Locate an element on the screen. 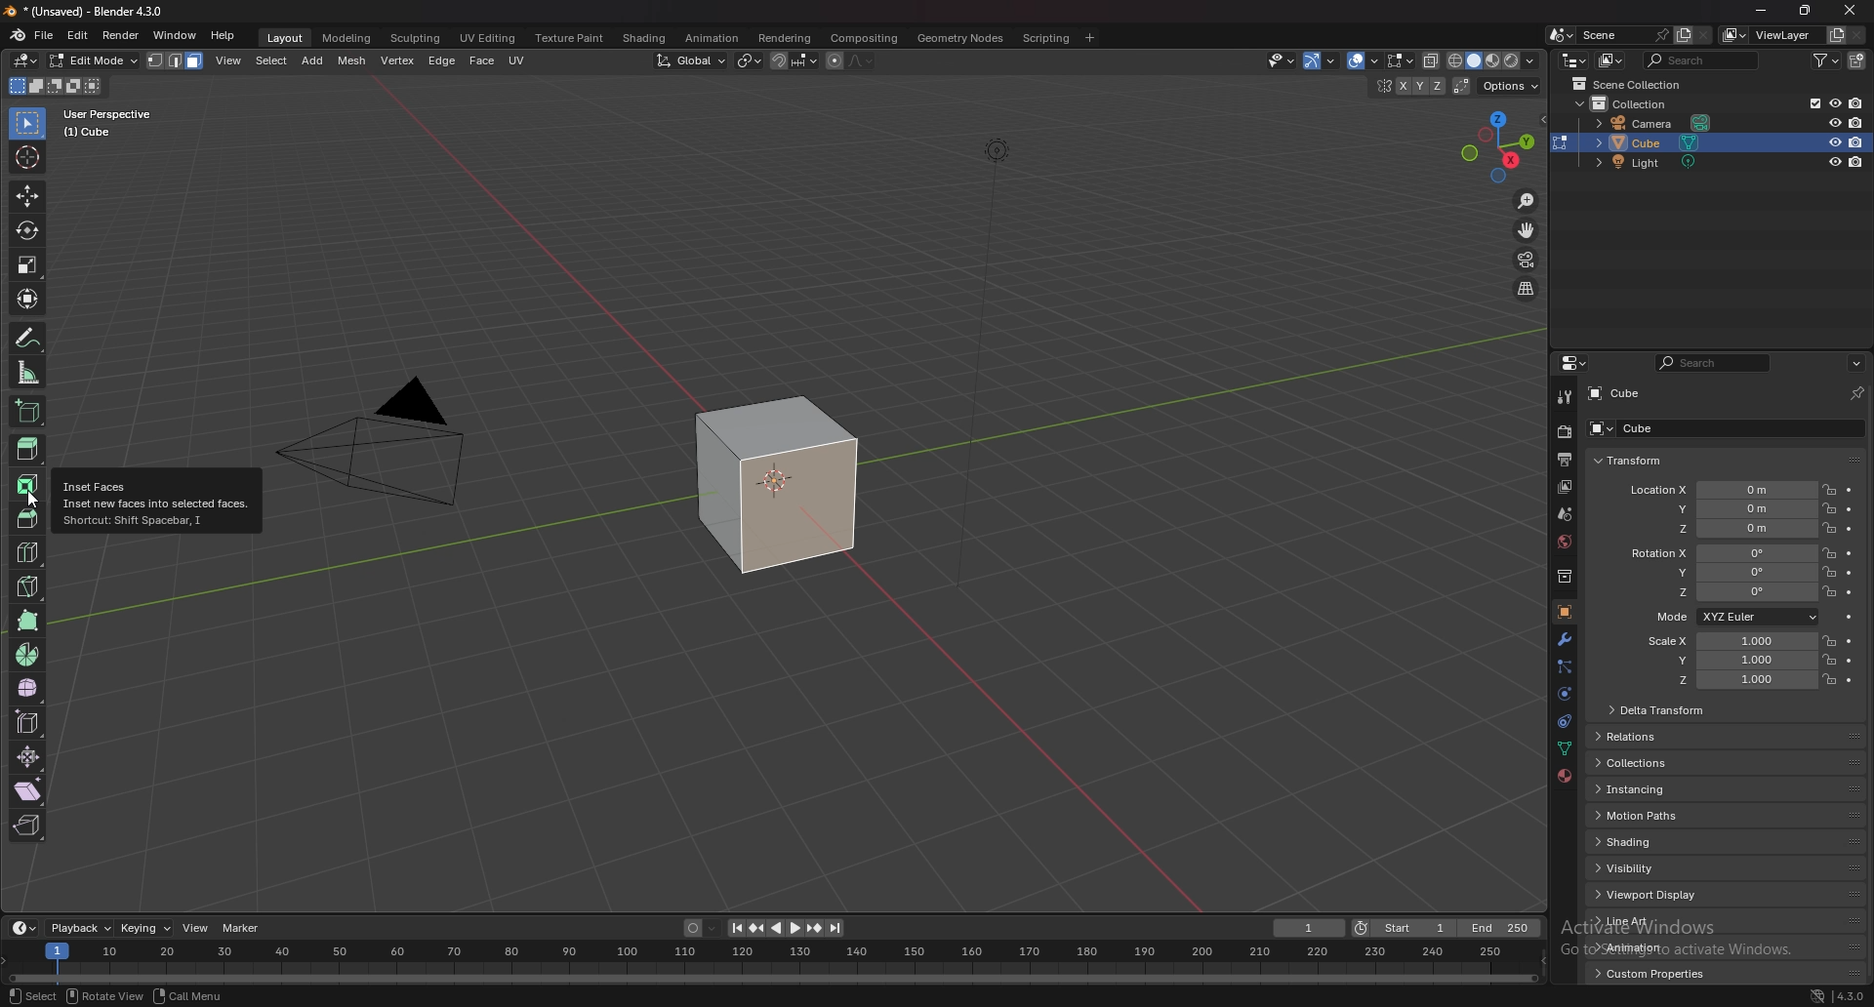 The width and height of the screenshot is (1874, 1007). loop cut is located at coordinates (29, 552).